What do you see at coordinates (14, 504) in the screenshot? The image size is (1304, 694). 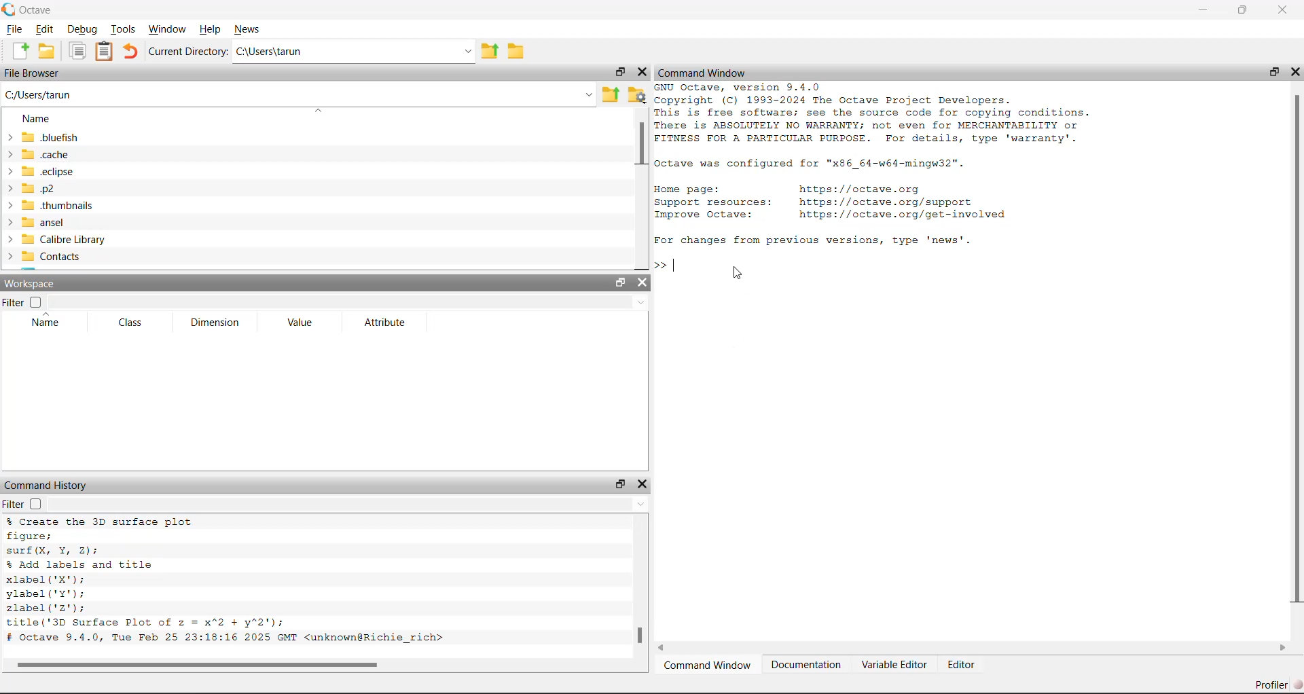 I see `Filter` at bounding box center [14, 504].